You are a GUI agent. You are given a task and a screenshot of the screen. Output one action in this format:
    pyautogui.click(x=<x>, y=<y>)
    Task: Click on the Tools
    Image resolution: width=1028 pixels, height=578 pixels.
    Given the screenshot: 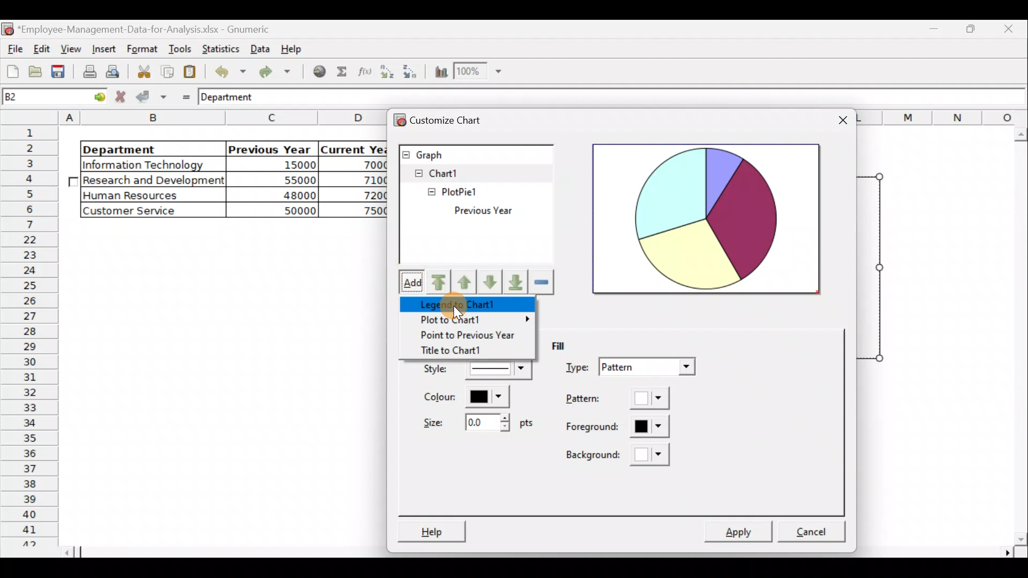 What is the action you would take?
    pyautogui.click(x=177, y=48)
    